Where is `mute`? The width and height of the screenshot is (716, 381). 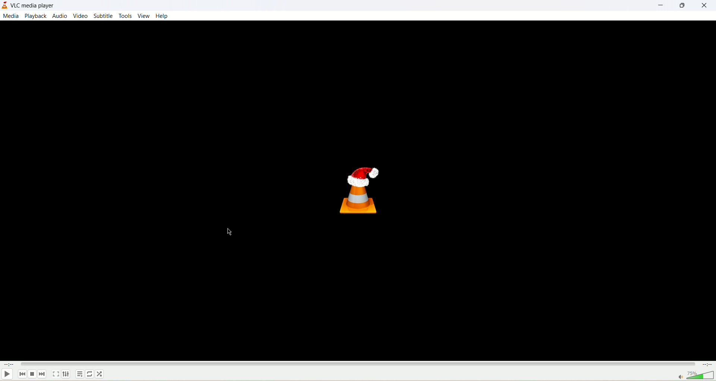
mute is located at coordinates (679, 376).